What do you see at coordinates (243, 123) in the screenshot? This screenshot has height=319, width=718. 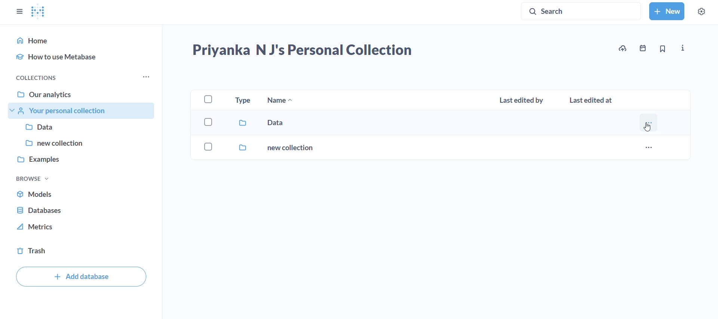 I see `data` at bounding box center [243, 123].